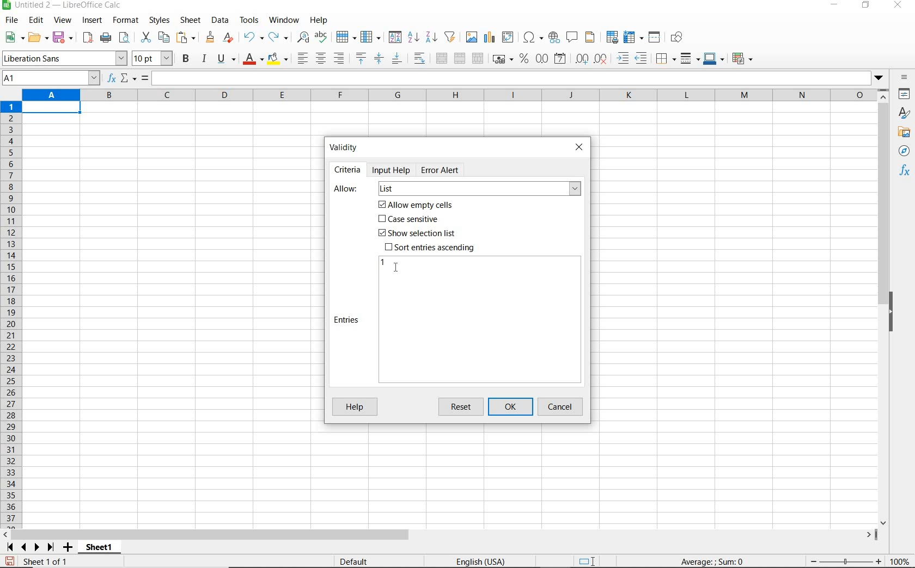 The height and width of the screenshot is (568, 915). Describe the element at coordinates (906, 153) in the screenshot. I see `navigator` at that location.